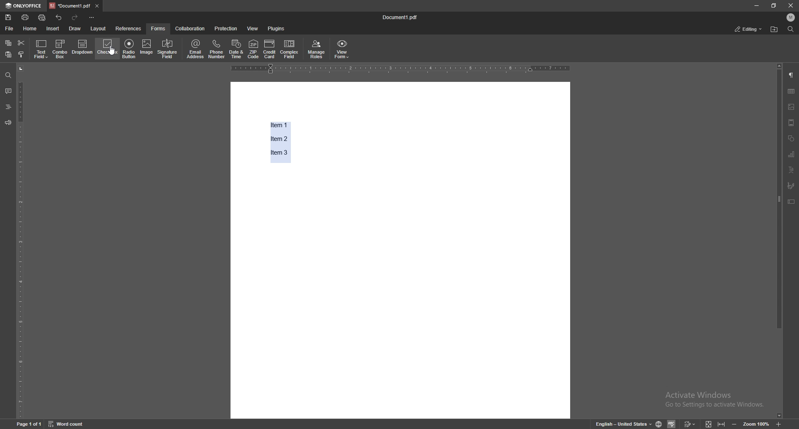 Image resolution: width=799 pixels, height=429 pixels. I want to click on resize, so click(774, 5).